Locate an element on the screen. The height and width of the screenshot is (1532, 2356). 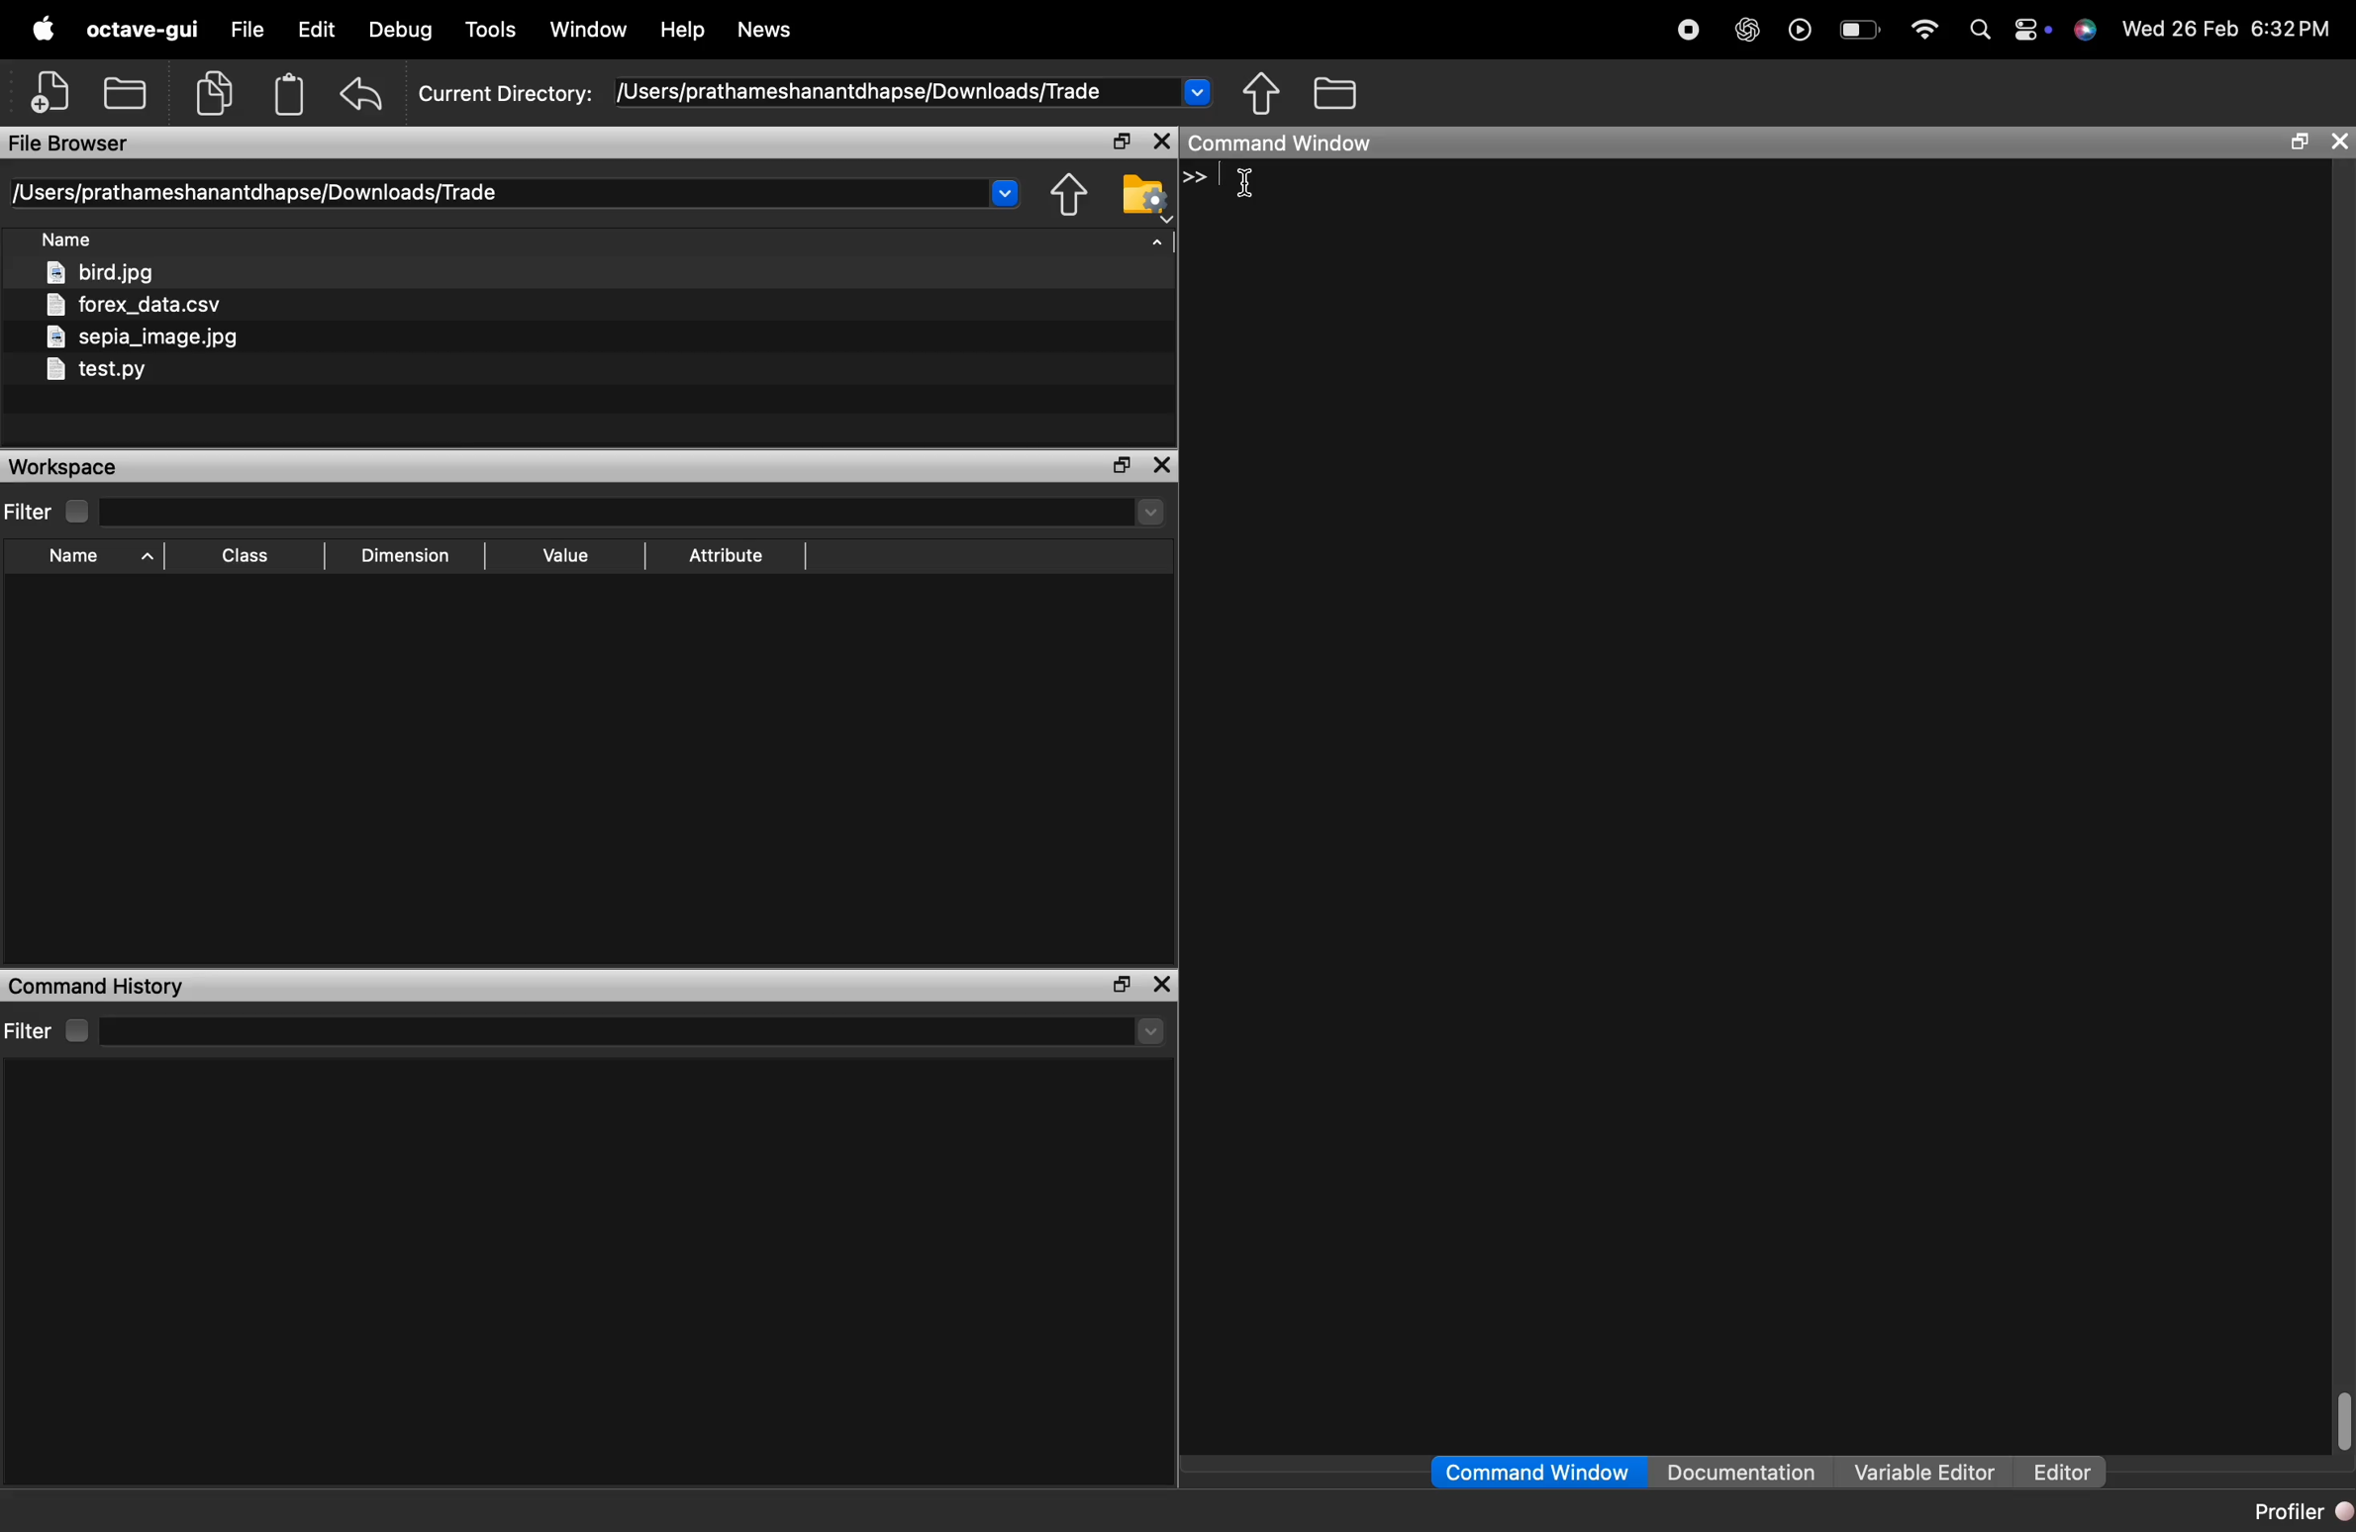
filter is located at coordinates (55, 512).